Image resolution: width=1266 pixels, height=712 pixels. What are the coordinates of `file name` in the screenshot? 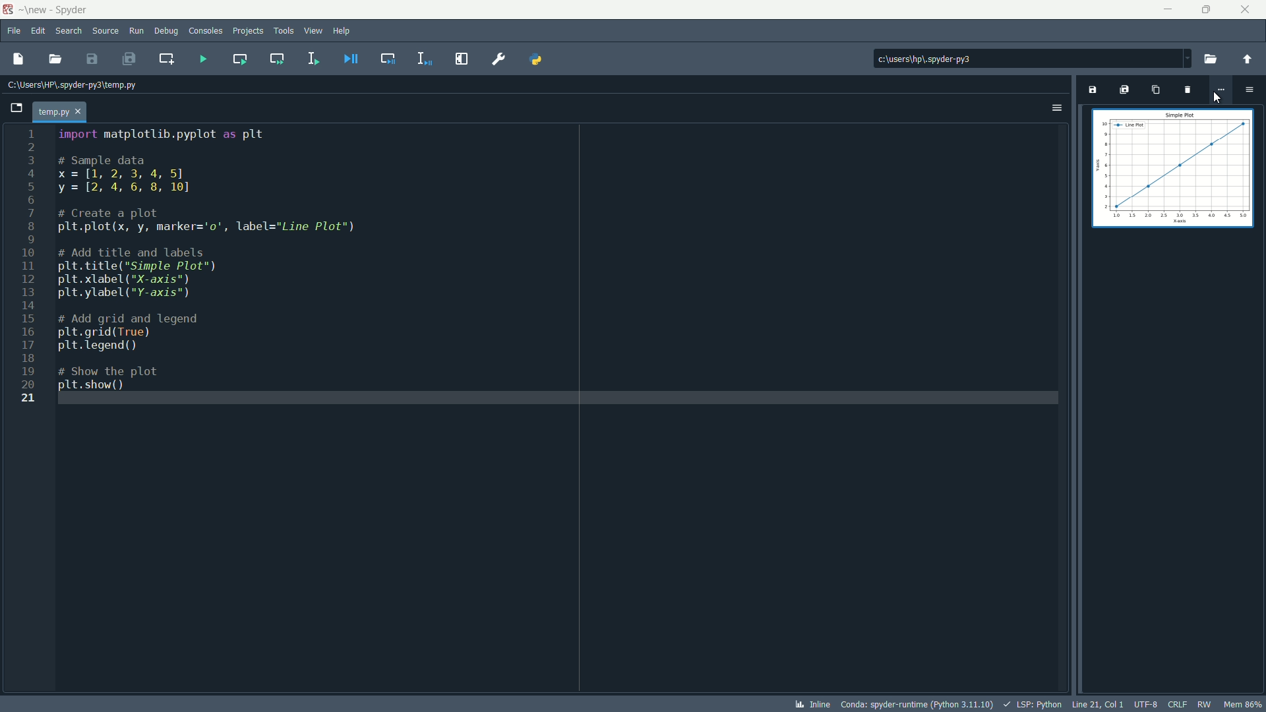 It's located at (289, 49).